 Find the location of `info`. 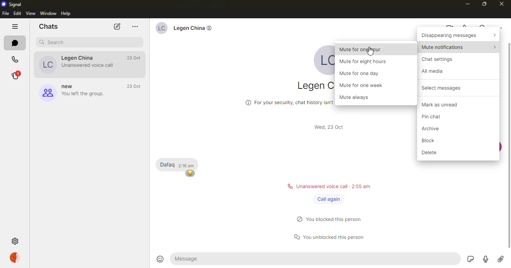

info is located at coordinates (287, 102).